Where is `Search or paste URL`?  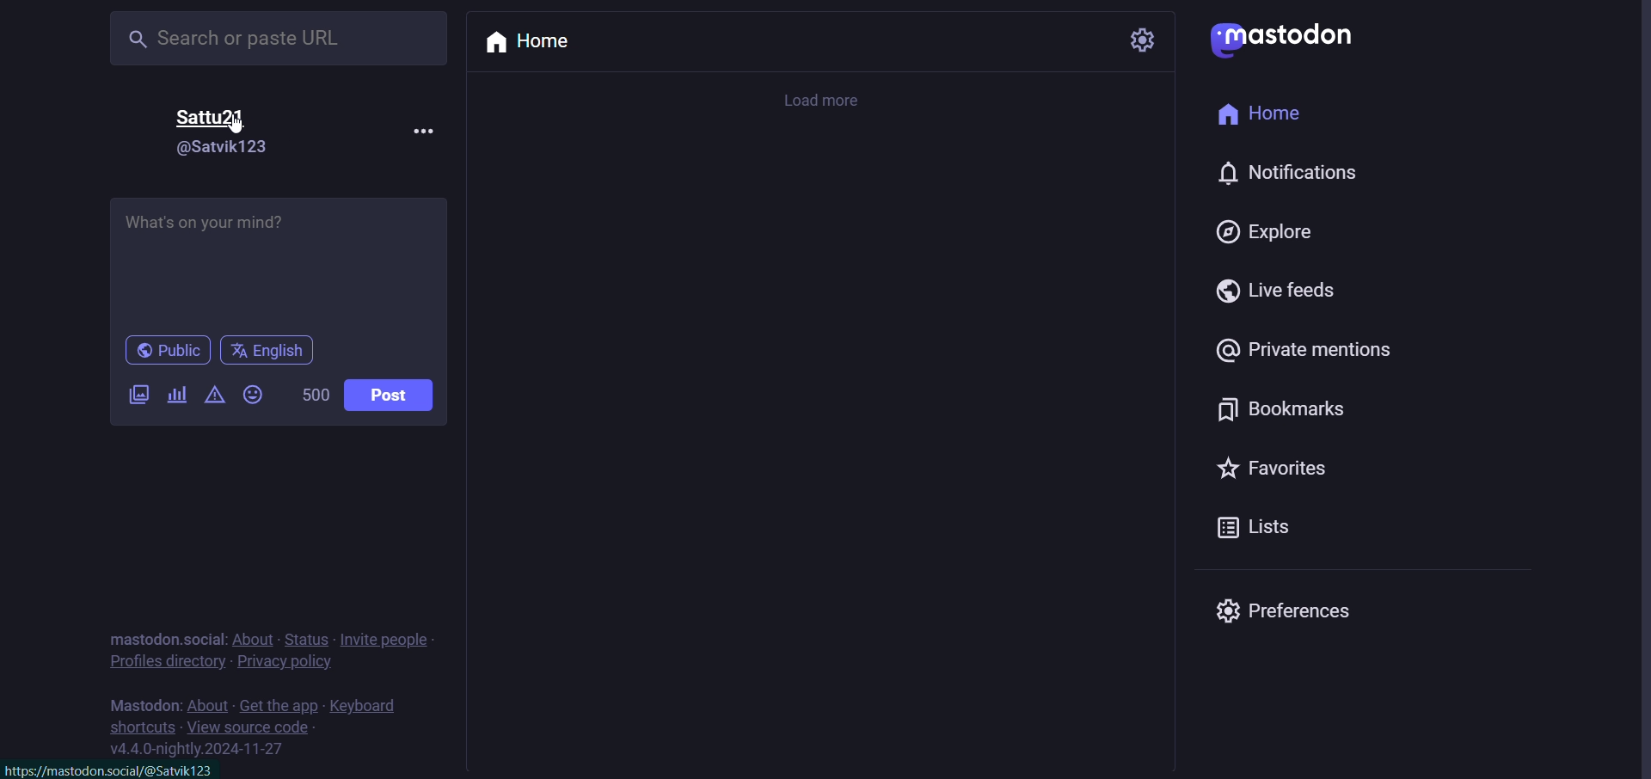
Search or paste URL is located at coordinates (281, 40).